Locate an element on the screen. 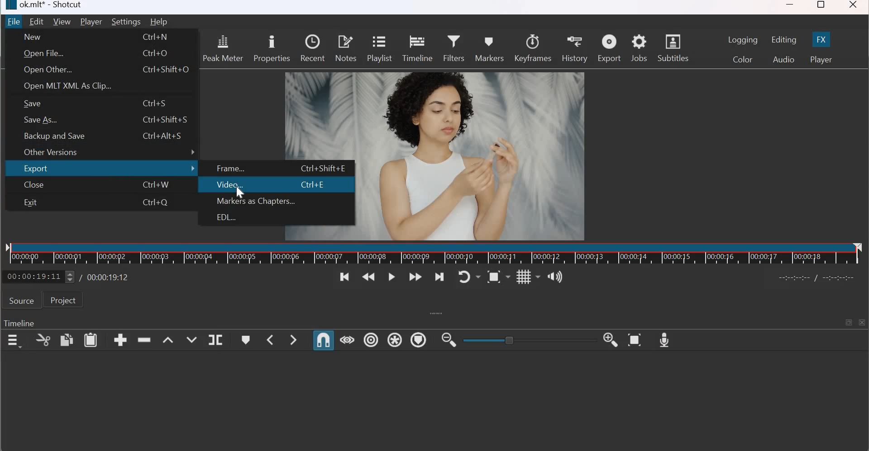  Ctrl+Alt+S is located at coordinates (166, 136).